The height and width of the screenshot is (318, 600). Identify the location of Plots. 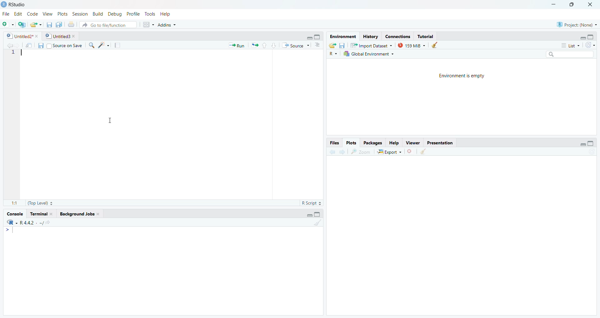
(351, 143).